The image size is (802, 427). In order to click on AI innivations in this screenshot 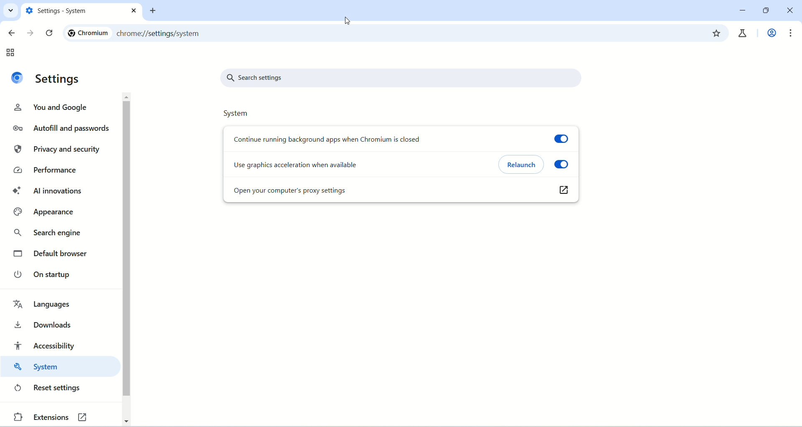, I will do `click(47, 192)`.